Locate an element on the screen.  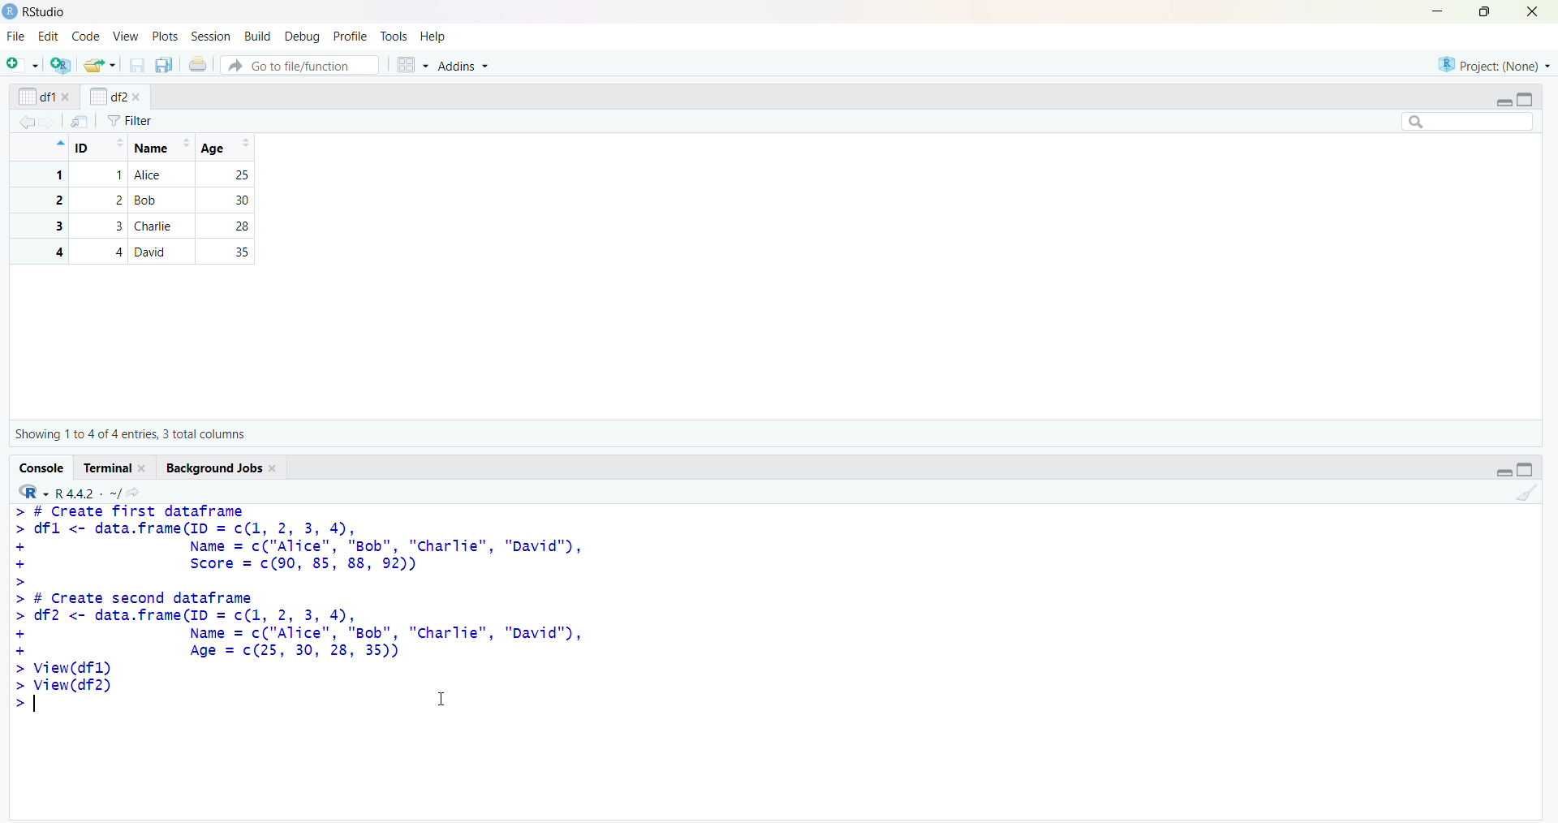
Go to file/function is located at coordinates (300, 65).